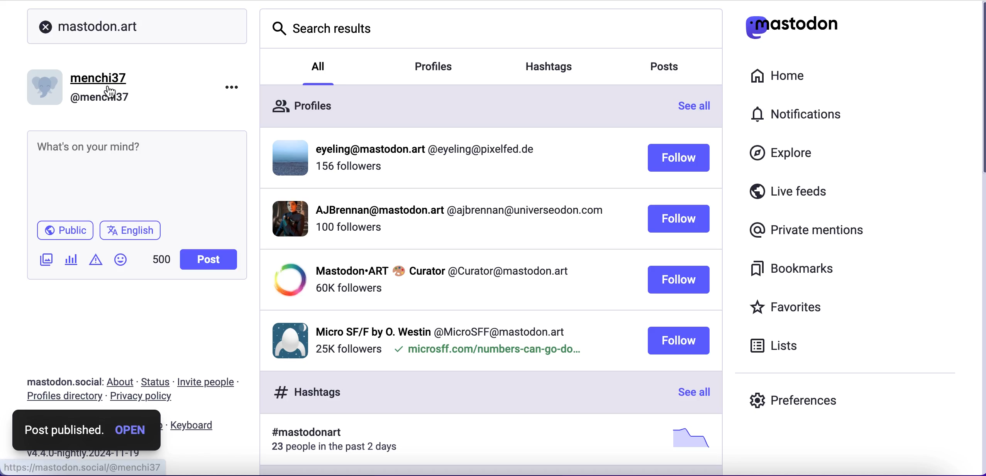  What do you see at coordinates (680, 341) in the screenshot?
I see `follow` at bounding box center [680, 341].